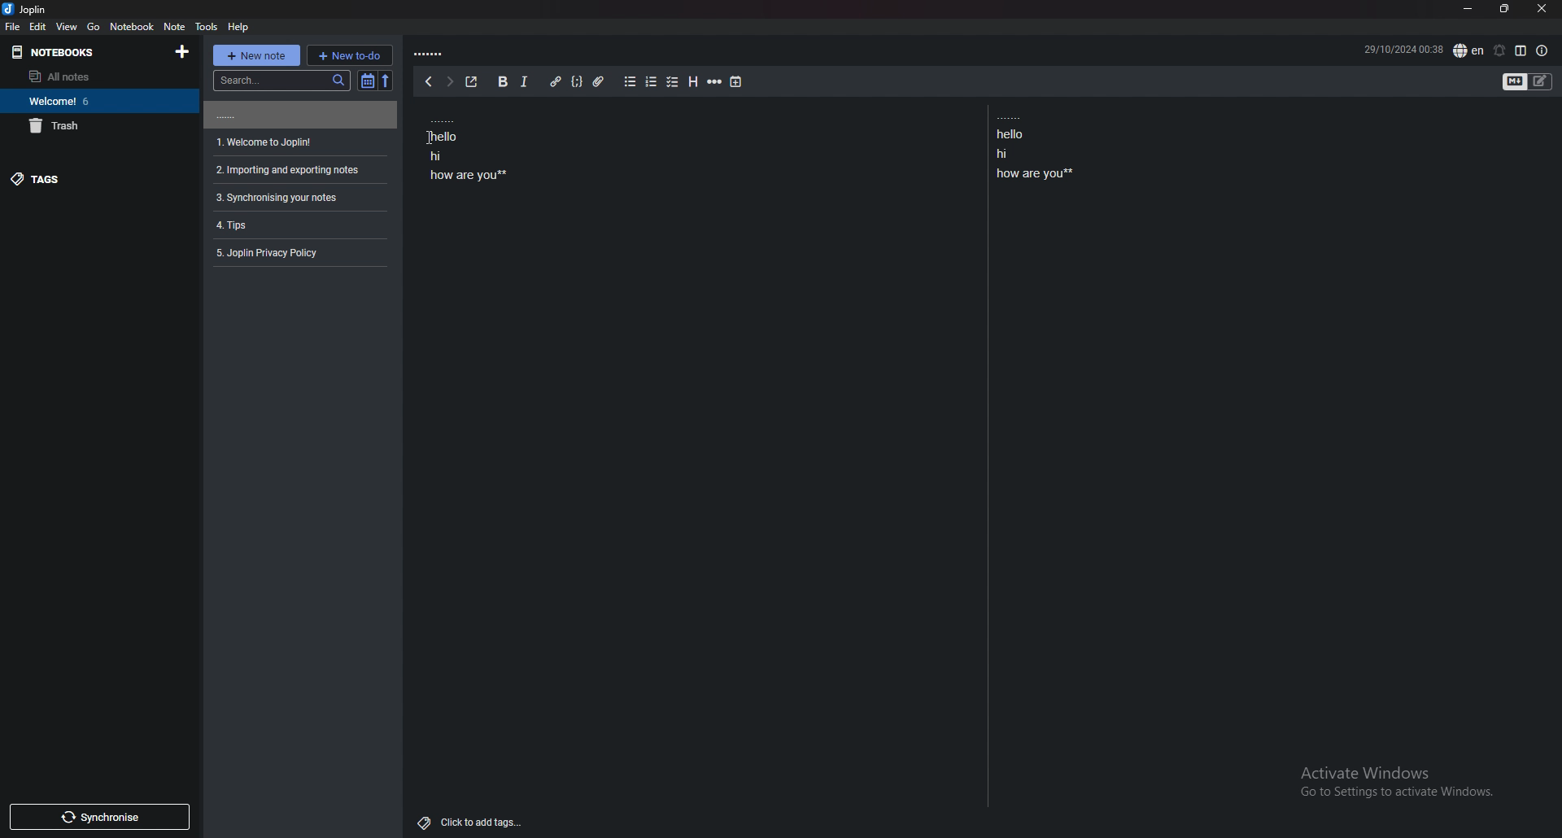 The image size is (1562, 838). I want to click on checkbox, so click(674, 83).